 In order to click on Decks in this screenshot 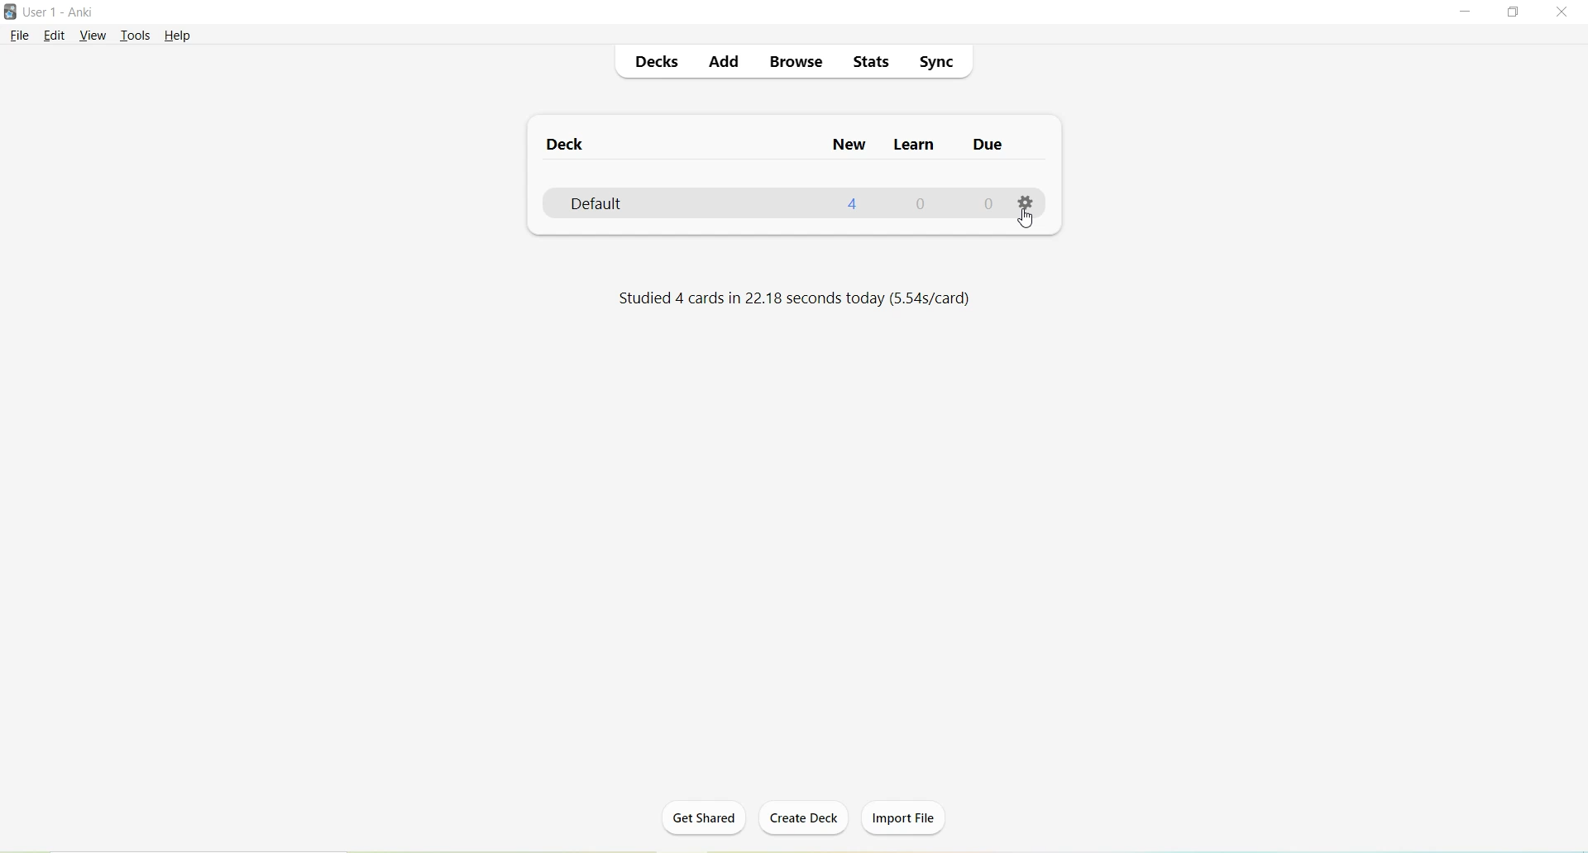, I will do `click(659, 63)`.